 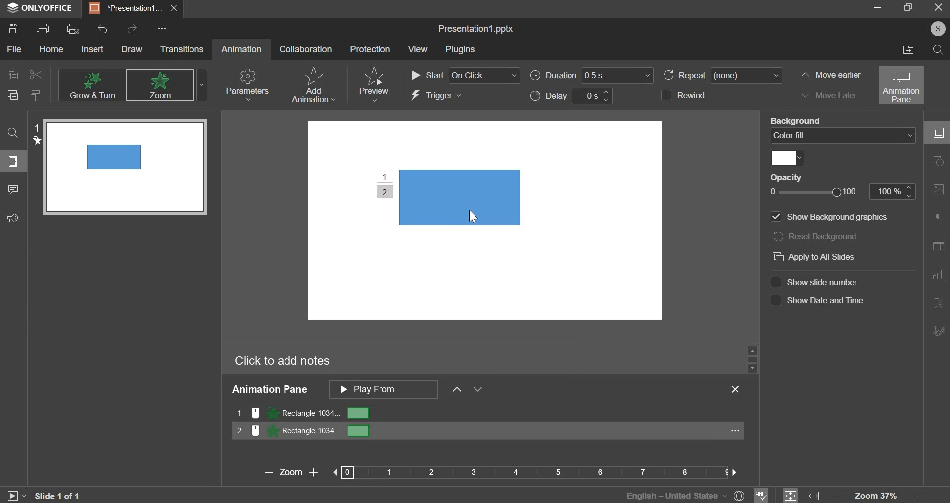 I want to click on More Options, so click(x=938, y=330).